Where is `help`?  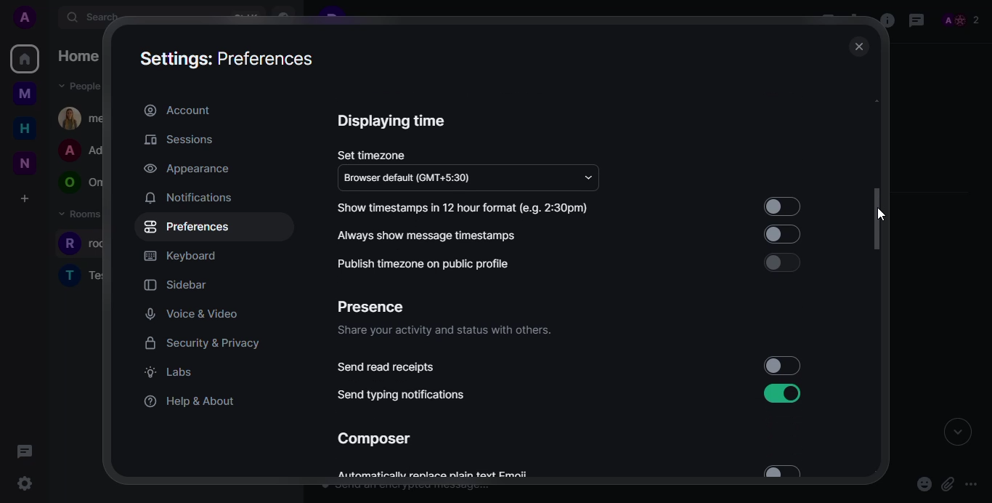
help is located at coordinates (191, 399).